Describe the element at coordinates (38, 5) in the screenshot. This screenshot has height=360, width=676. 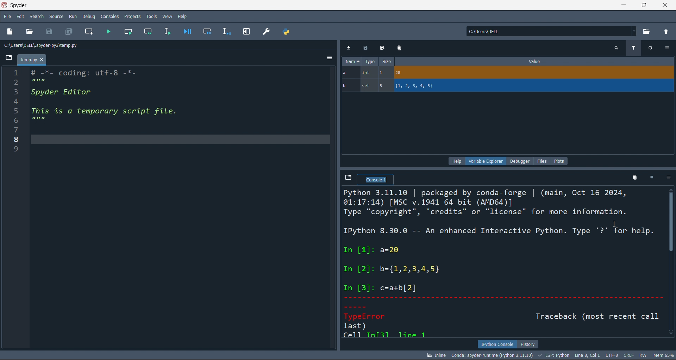
I see `Spyder` at that location.